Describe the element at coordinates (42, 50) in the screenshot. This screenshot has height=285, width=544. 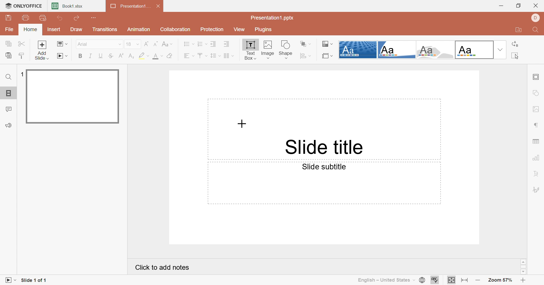
I see `Add slide` at that location.